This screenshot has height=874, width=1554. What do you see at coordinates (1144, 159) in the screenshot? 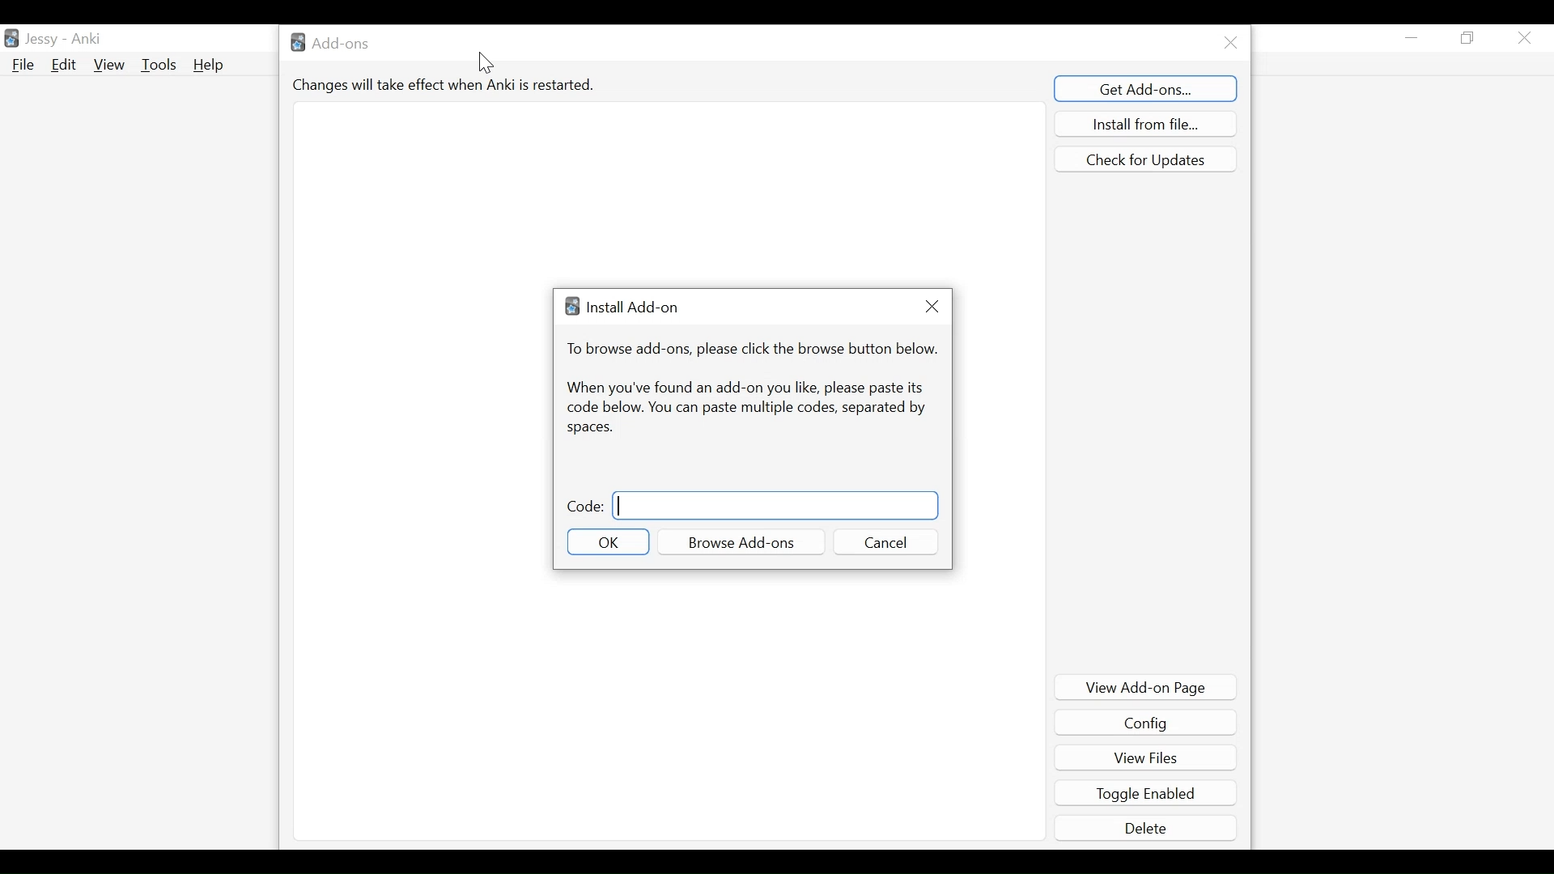
I see `Check for updates` at bounding box center [1144, 159].